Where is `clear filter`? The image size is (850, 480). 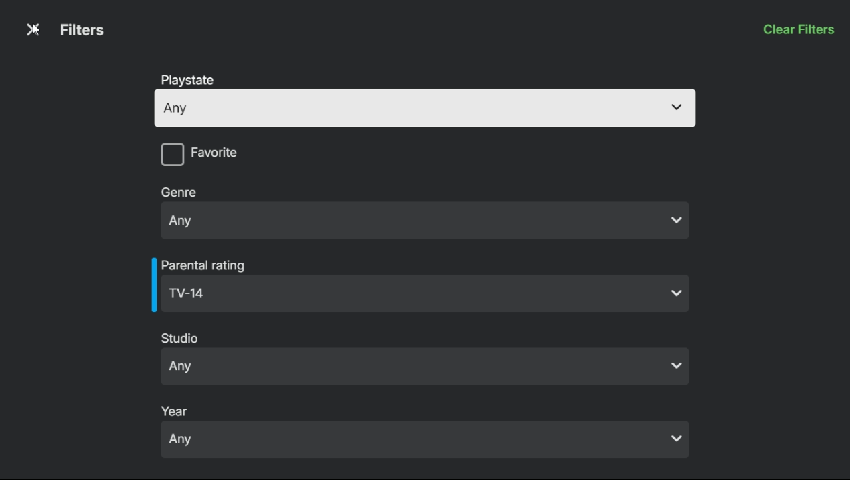
clear filter is located at coordinates (798, 31).